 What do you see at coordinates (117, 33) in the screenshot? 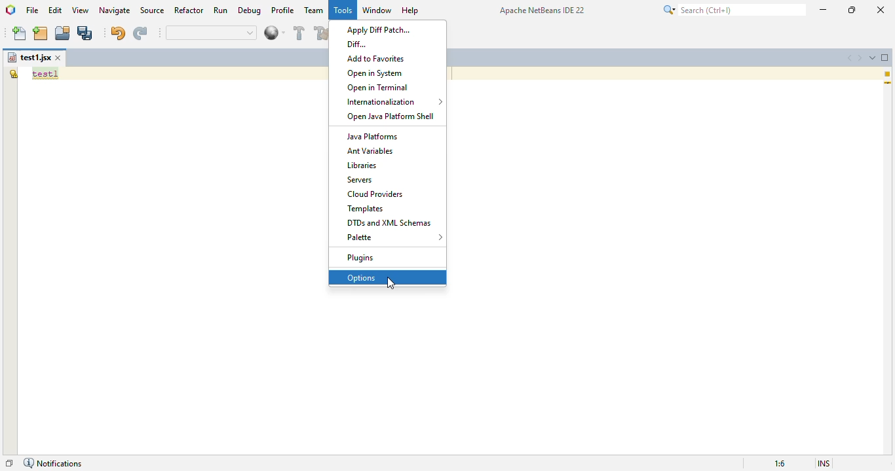
I see `undo` at bounding box center [117, 33].